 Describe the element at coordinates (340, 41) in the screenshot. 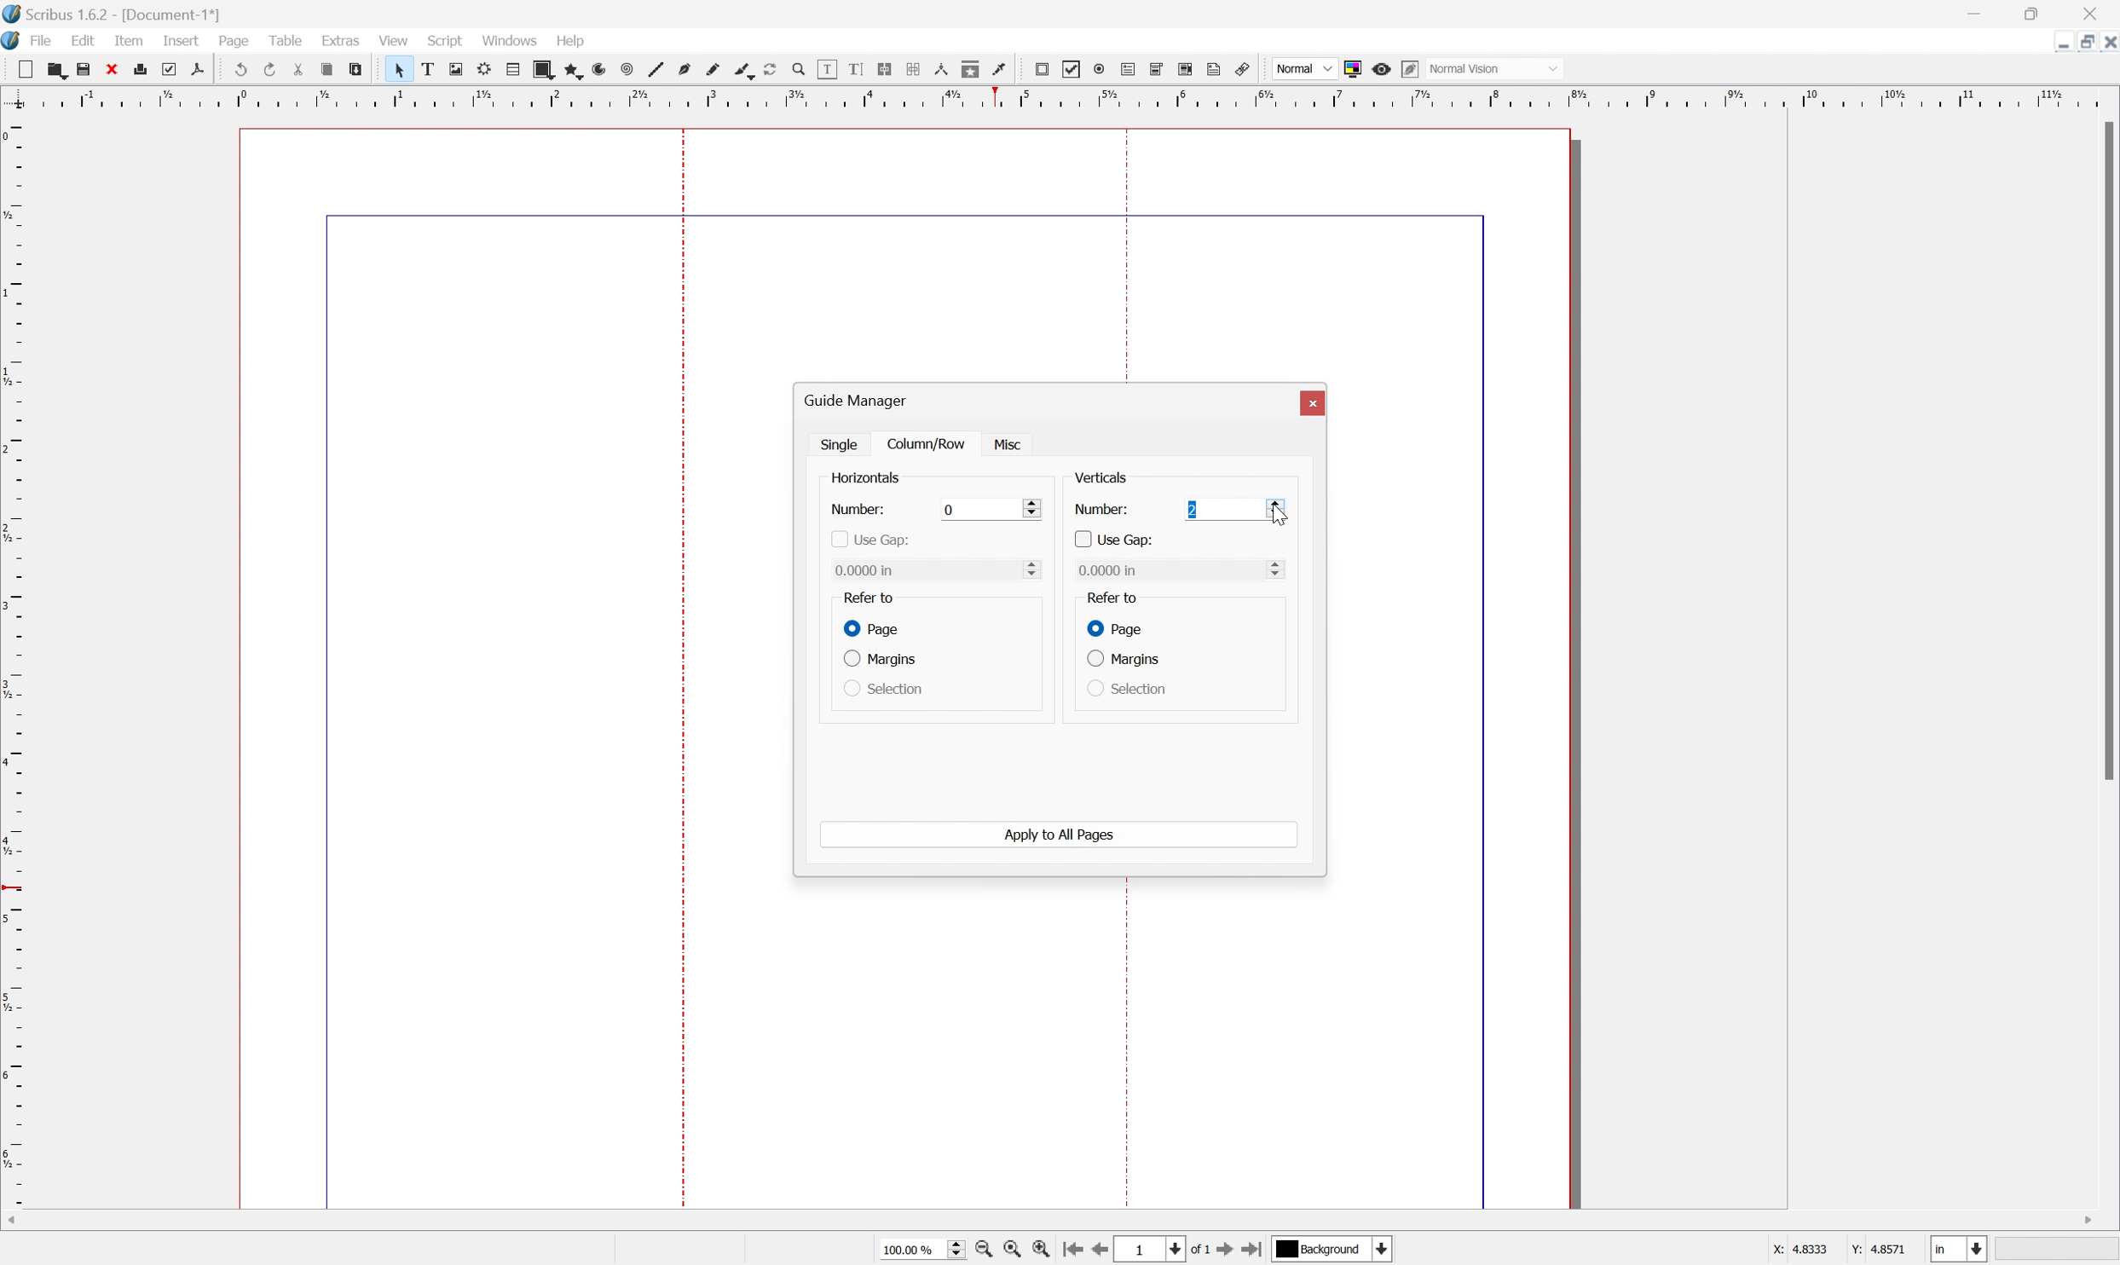

I see `extras` at that location.